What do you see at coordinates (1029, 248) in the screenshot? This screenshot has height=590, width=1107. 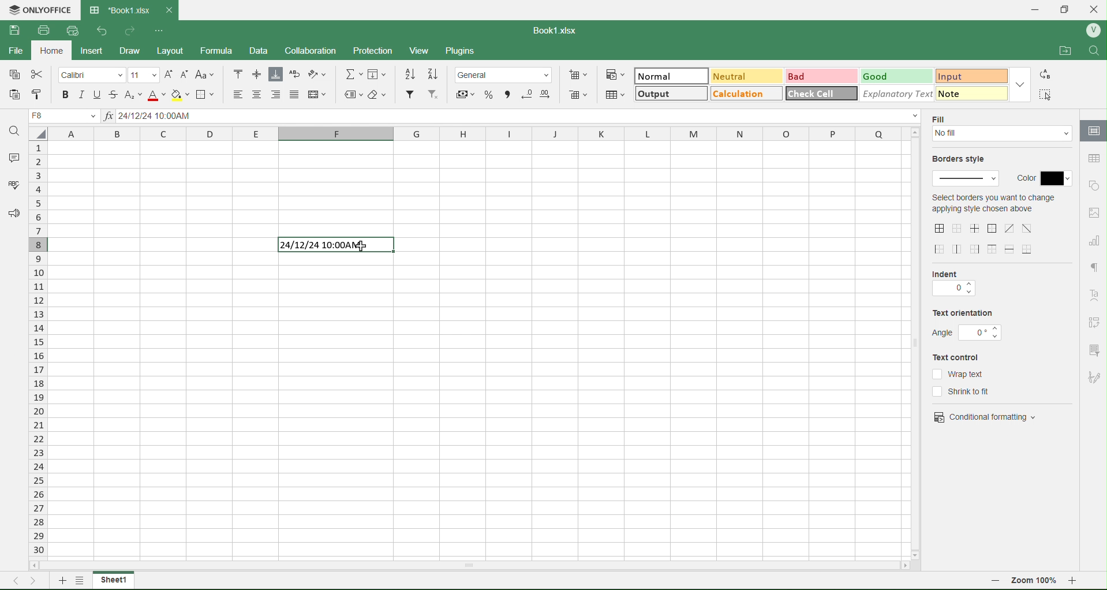 I see `bottom border` at bounding box center [1029, 248].